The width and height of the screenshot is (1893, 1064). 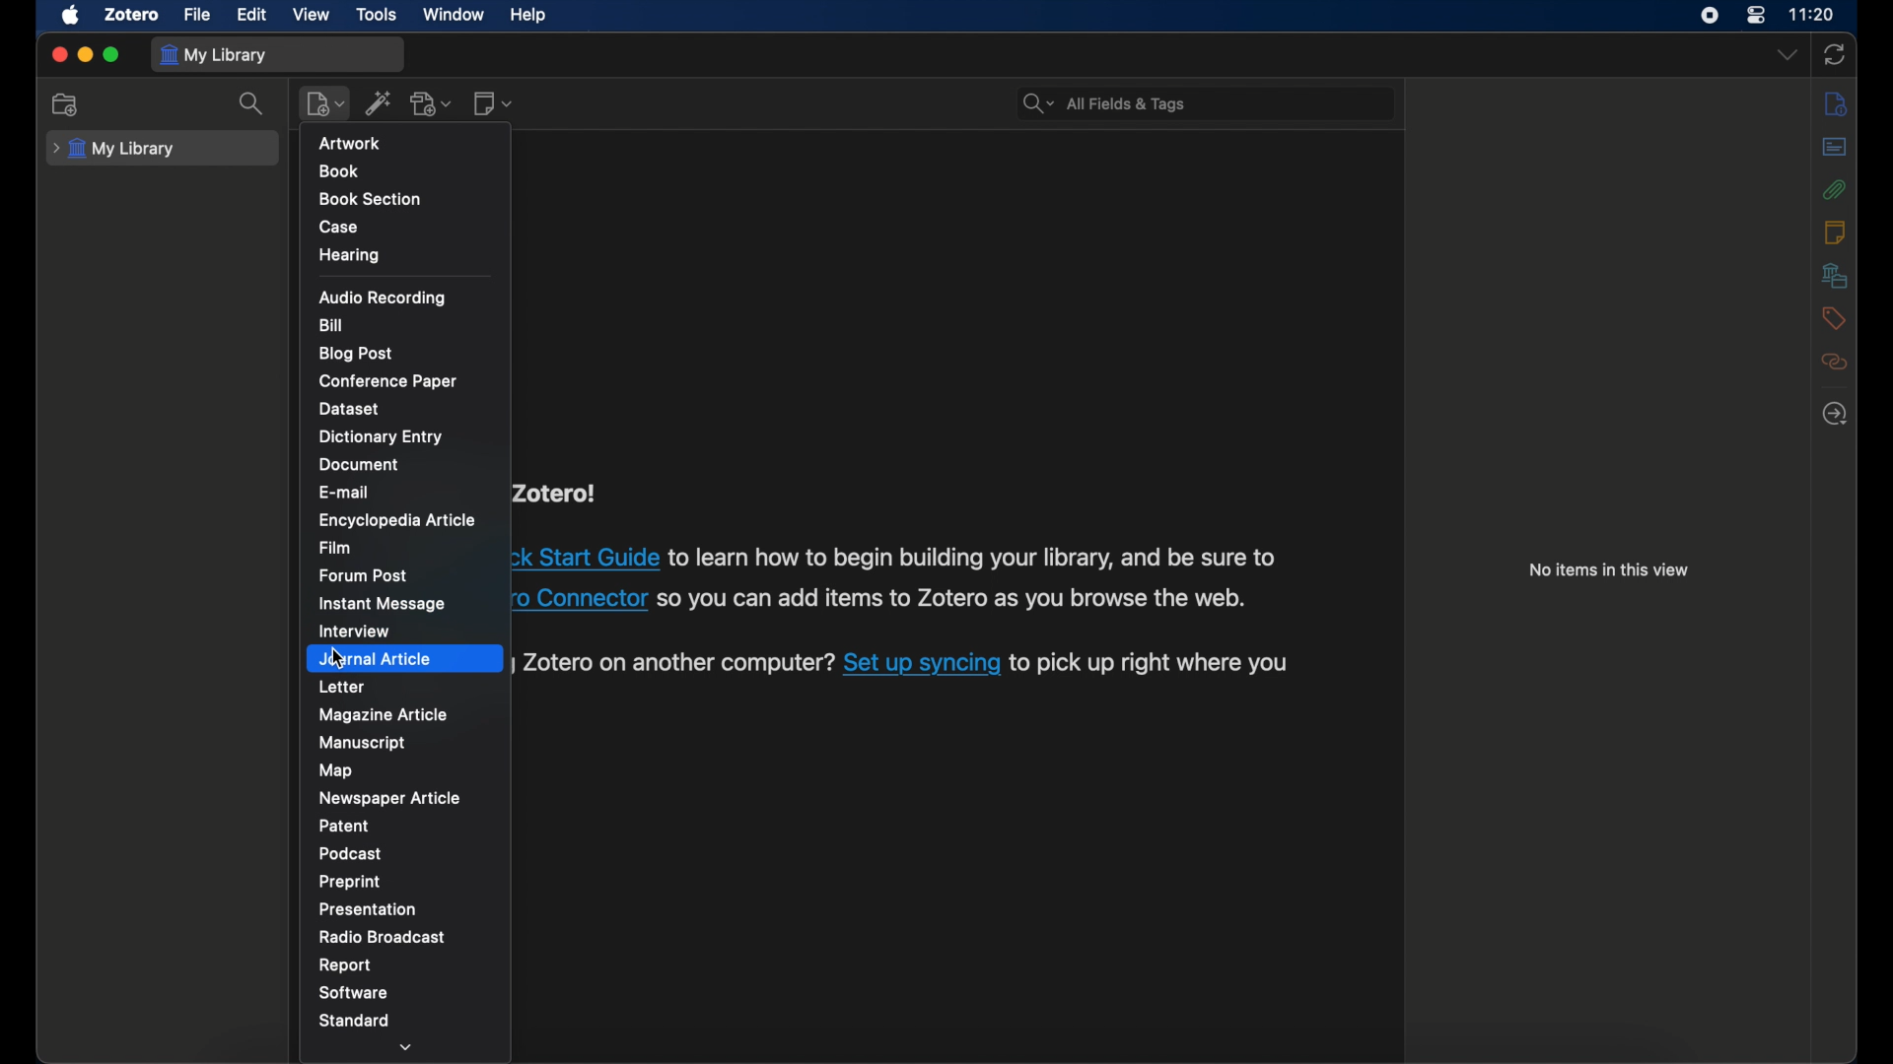 I want to click on tools, so click(x=378, y=15).